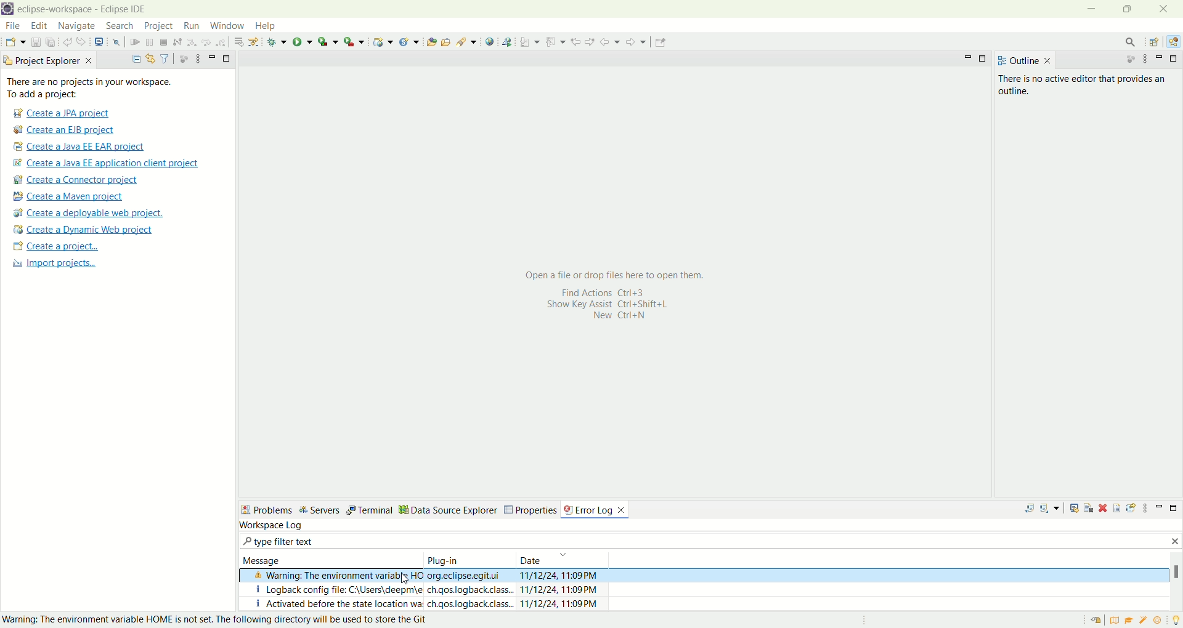  What do you see at coordinates (67, 41) in the screenshot?
I see `undo` at bounding box center [67, 41].